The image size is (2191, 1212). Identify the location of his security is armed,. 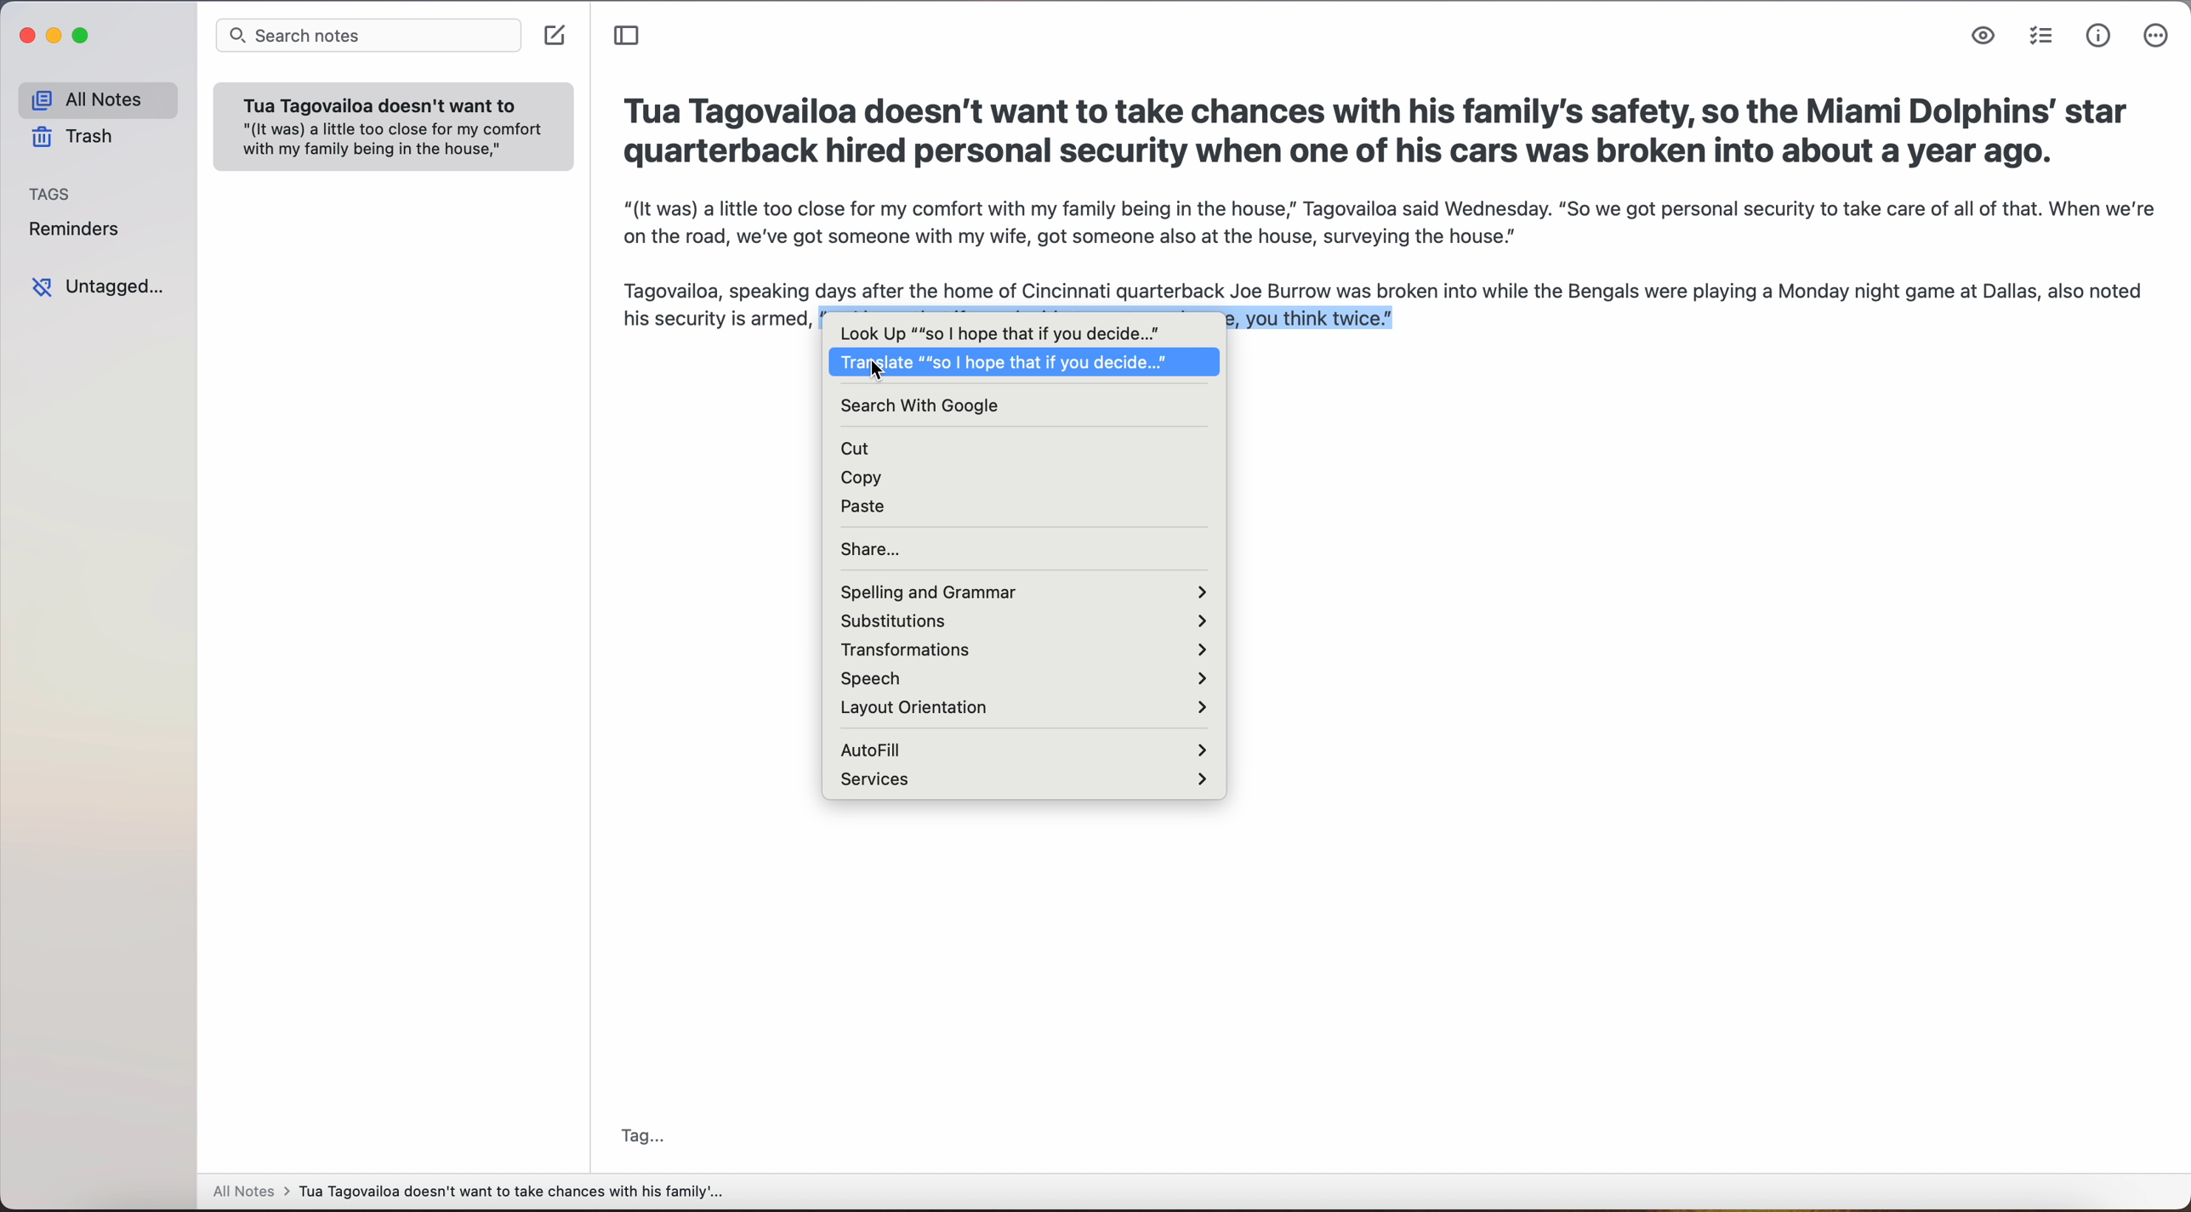
(717, 320).